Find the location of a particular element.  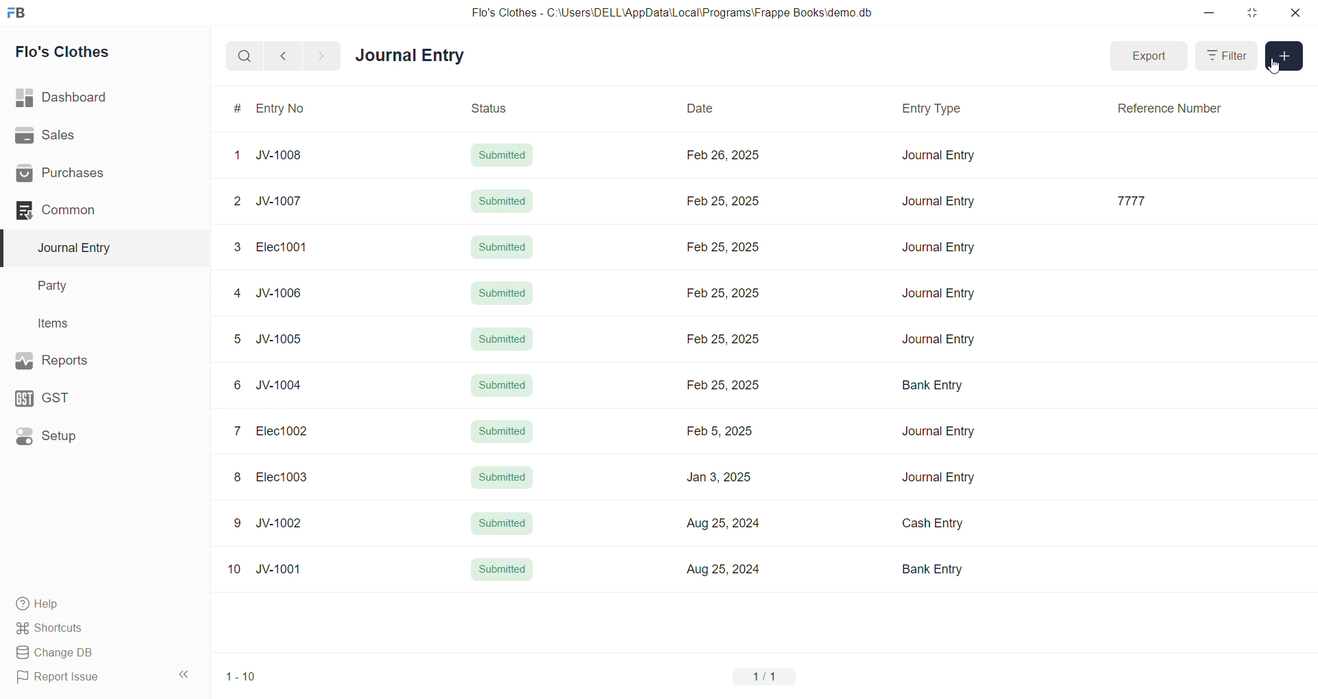

9 is located at coordinates (239, 524).